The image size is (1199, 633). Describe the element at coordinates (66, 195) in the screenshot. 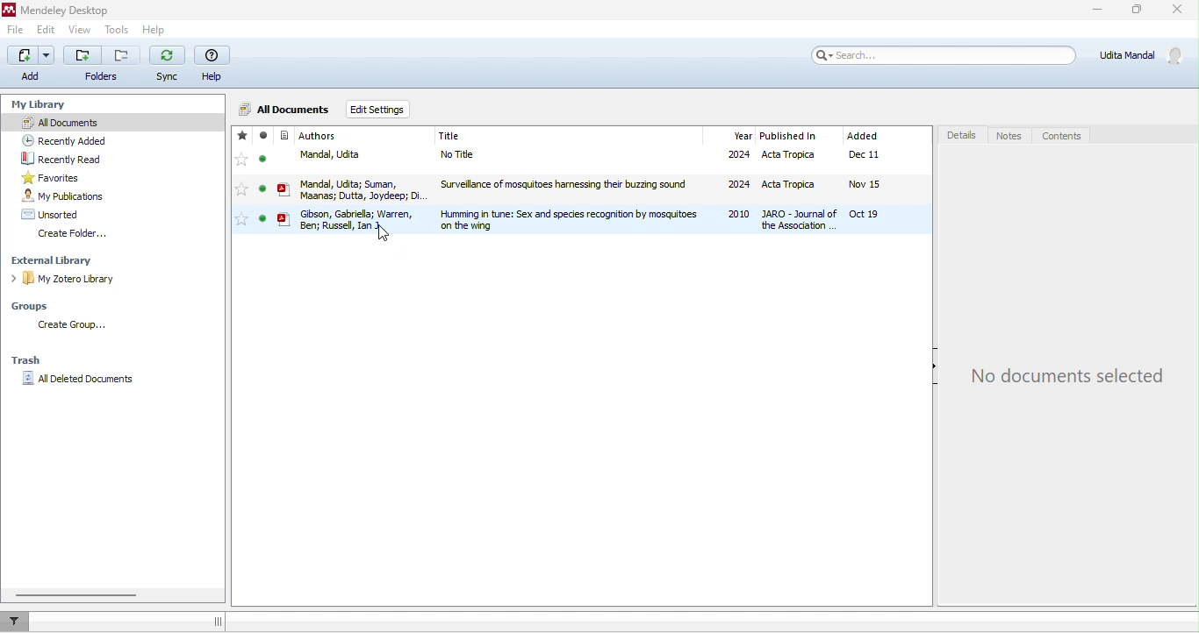

I see `my publications` at that location.